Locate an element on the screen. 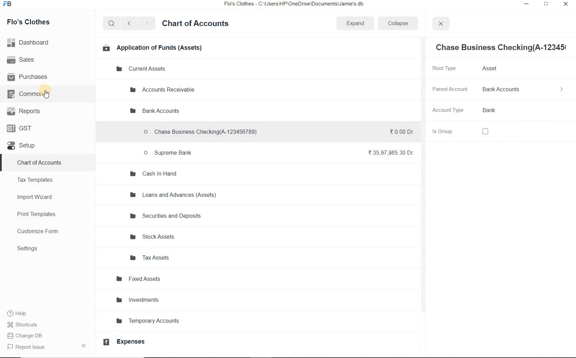  Root Type is located at coordinates (445, 68).